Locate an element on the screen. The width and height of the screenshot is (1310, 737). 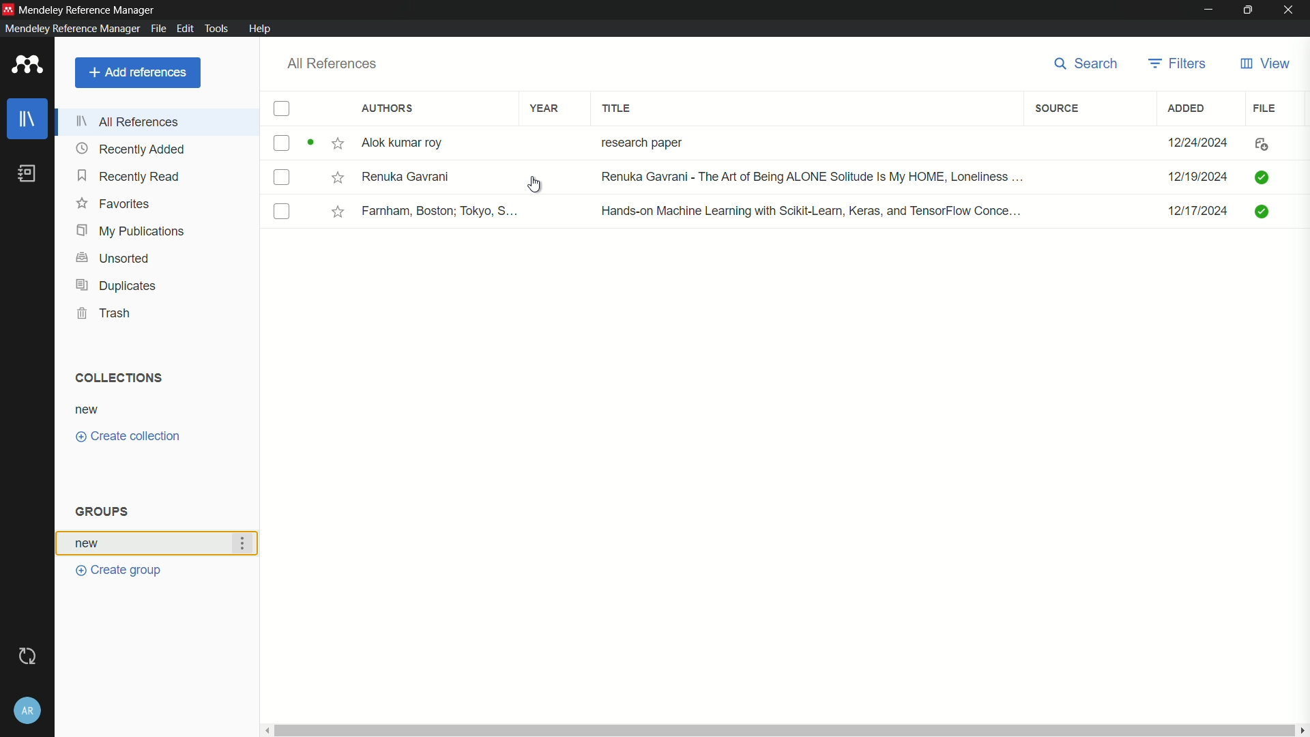
Star is located at coordinates (326, 144).